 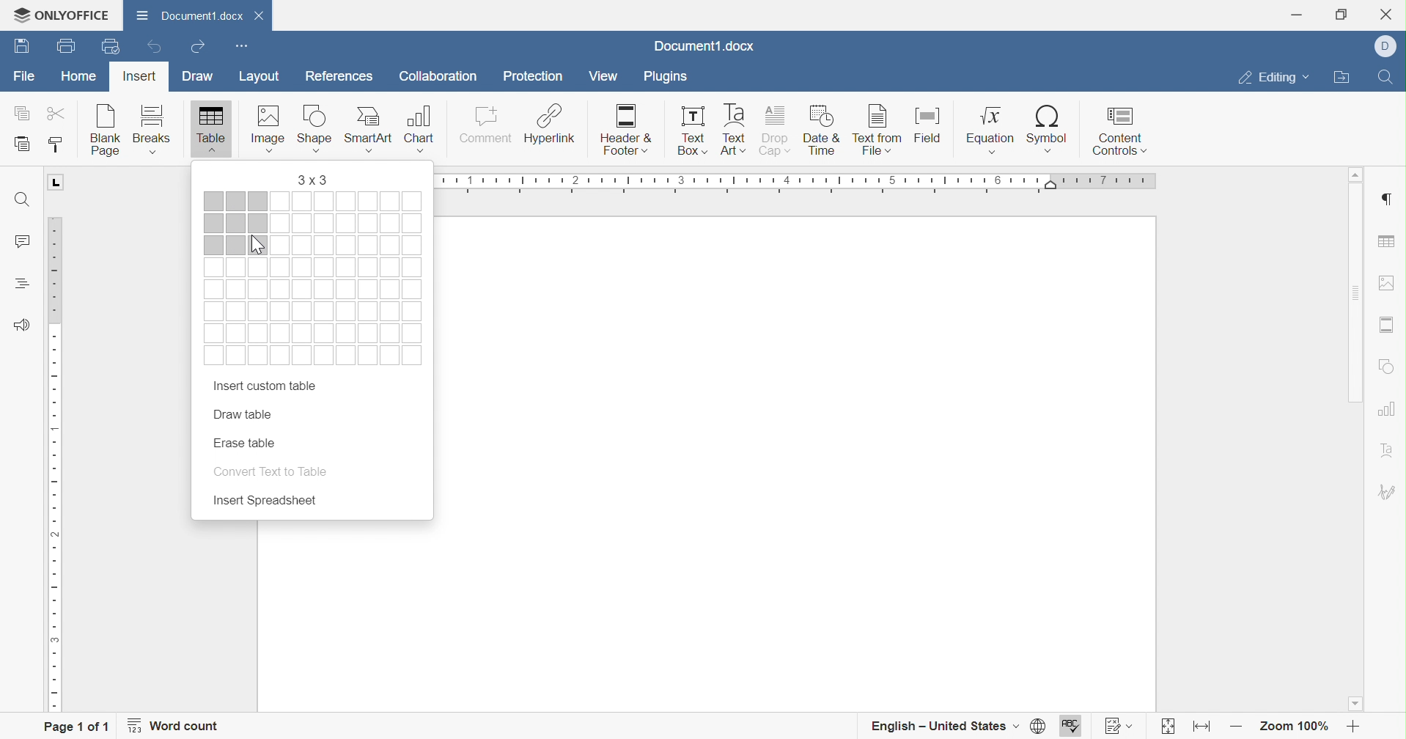 What do you see at coordinates (1072, 724) in the screenshot?
I see `Spell checking` at bounding box center [1072, 724].